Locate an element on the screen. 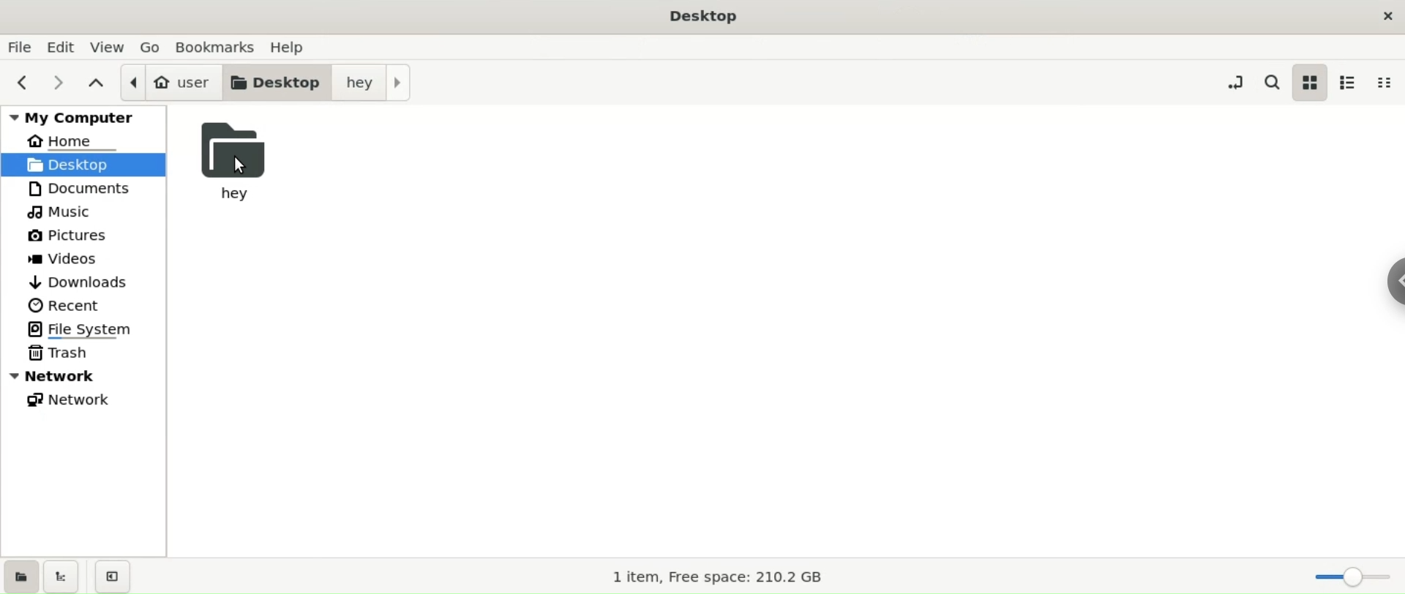 The width and height of the screenshot is (1405, 594). zoom is located at coordinates (1346, 576).